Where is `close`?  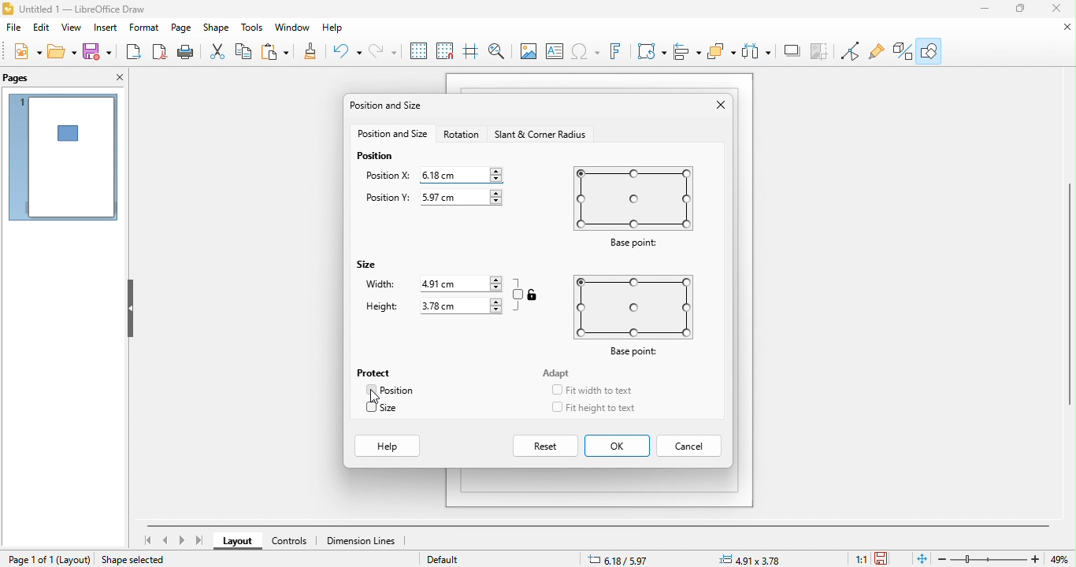 close is located at coordinates (116, 78).